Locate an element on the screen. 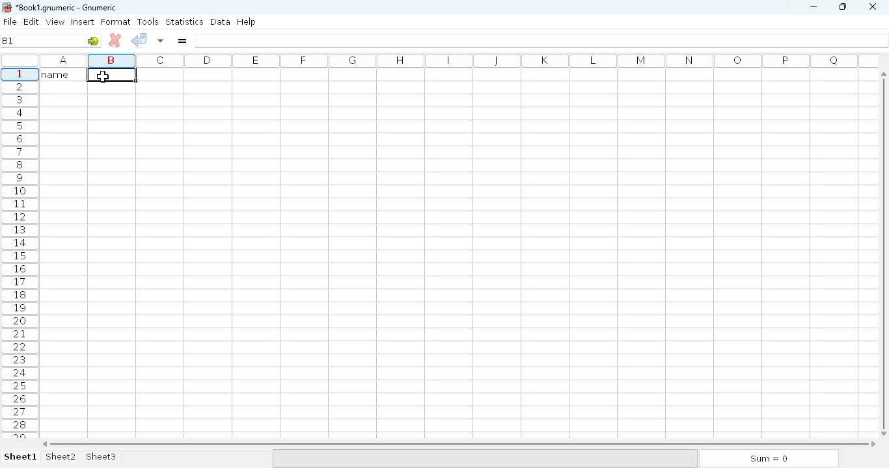 The height and width of the screenshot is (468, 889). format is located at coordinates (116, 21).